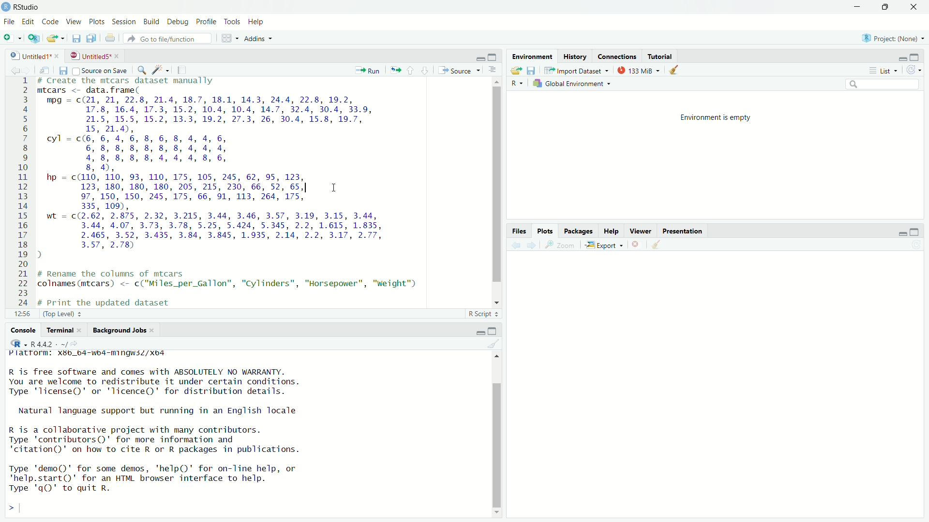  Describe the element at coordinates (9, 21) in the screenshot. I see `File` at that location.